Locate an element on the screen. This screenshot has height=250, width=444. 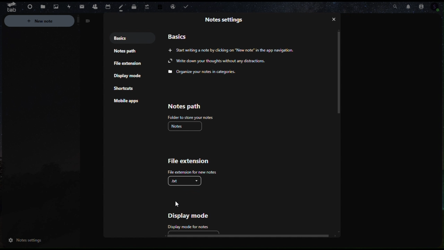
Note path is located at coordinates (126, 53).